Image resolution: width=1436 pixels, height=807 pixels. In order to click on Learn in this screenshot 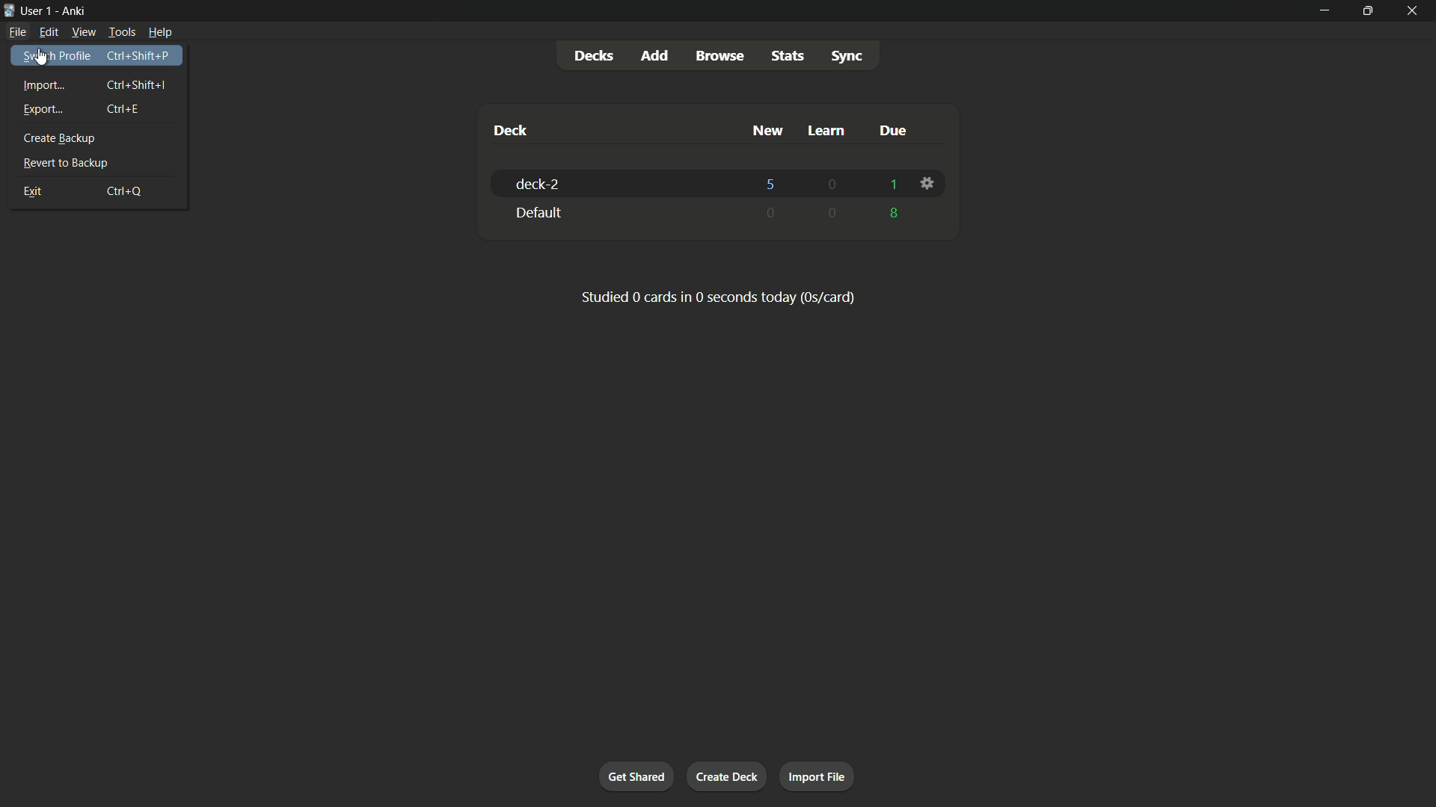, I will do `click(829, 130)`.